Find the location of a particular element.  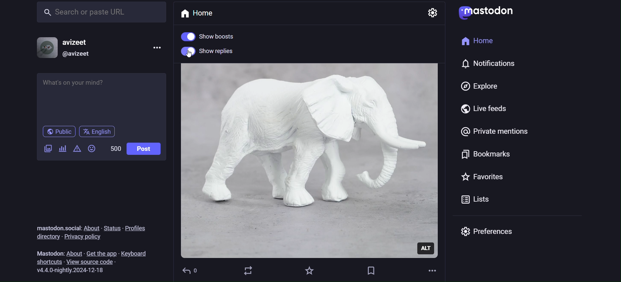

favorites is located at coordinates (310, 270).